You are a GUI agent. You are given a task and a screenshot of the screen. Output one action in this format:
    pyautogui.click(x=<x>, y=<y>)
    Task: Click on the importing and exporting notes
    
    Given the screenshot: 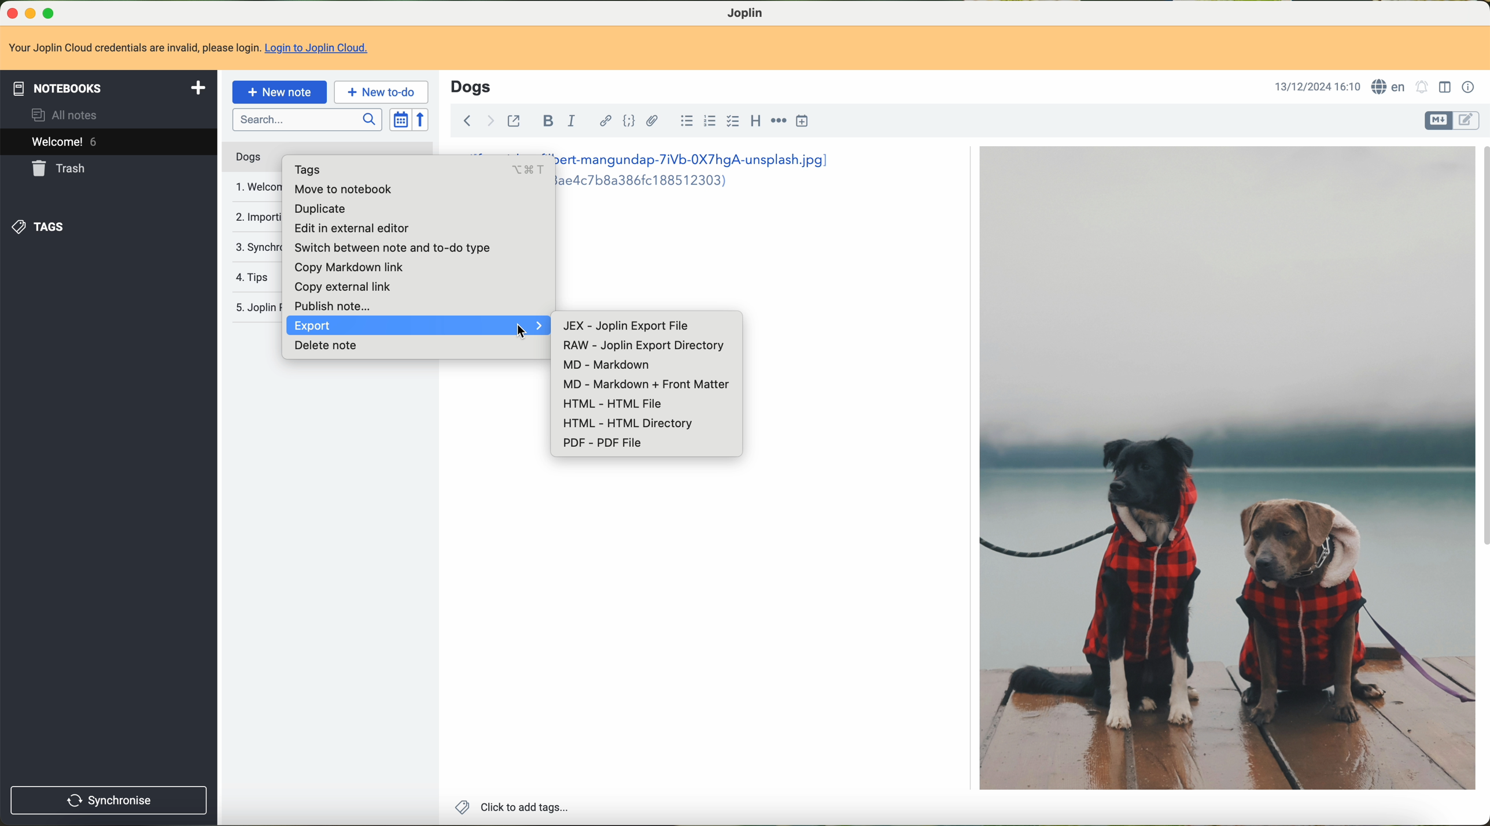 What is the action you would take?
    pyautogui.click(x=256, y=217)
    